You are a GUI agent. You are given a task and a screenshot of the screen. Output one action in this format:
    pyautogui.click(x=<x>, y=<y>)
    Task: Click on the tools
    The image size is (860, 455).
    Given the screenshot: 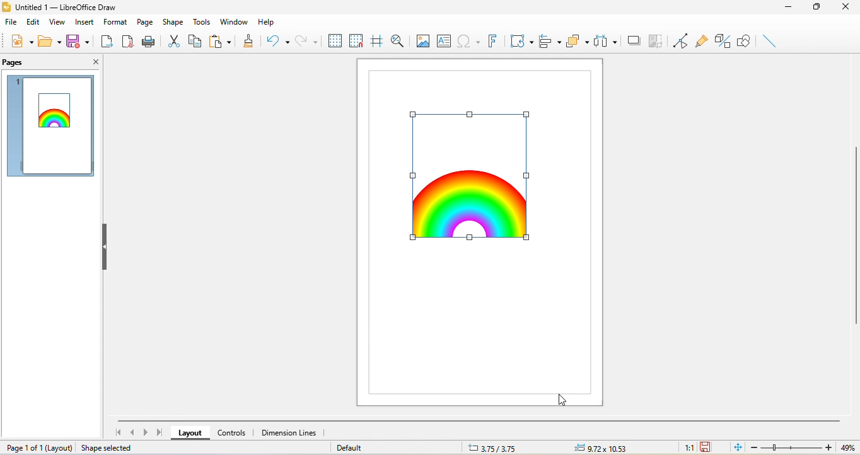 What is the action you would take?
    pyautogui.click(x=204, y=21)
    